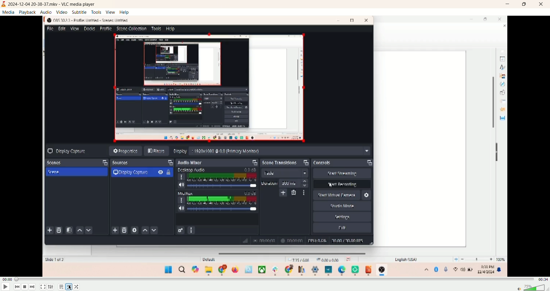 The width and height of the screenshot is (550, 291). I want to click on extended playlist, so click(51, 287).